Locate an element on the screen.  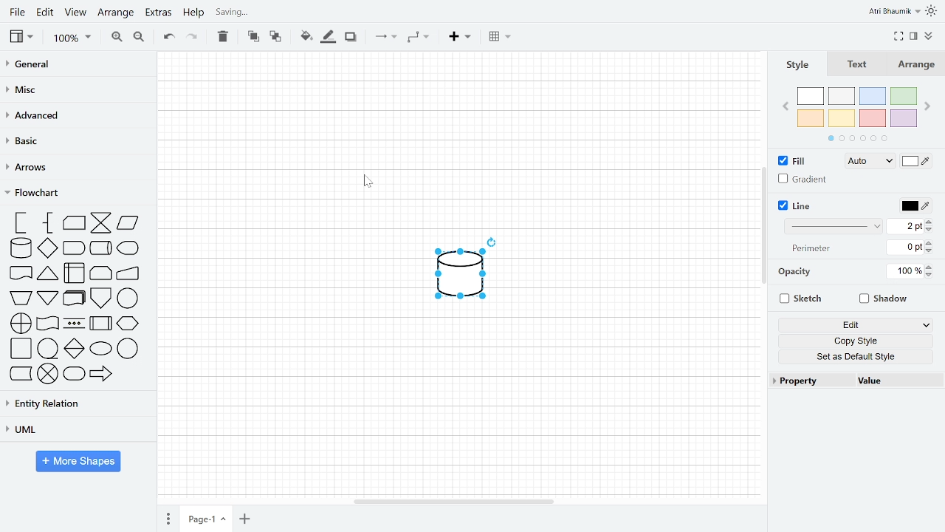
Table is located at coordinates (499, 36).